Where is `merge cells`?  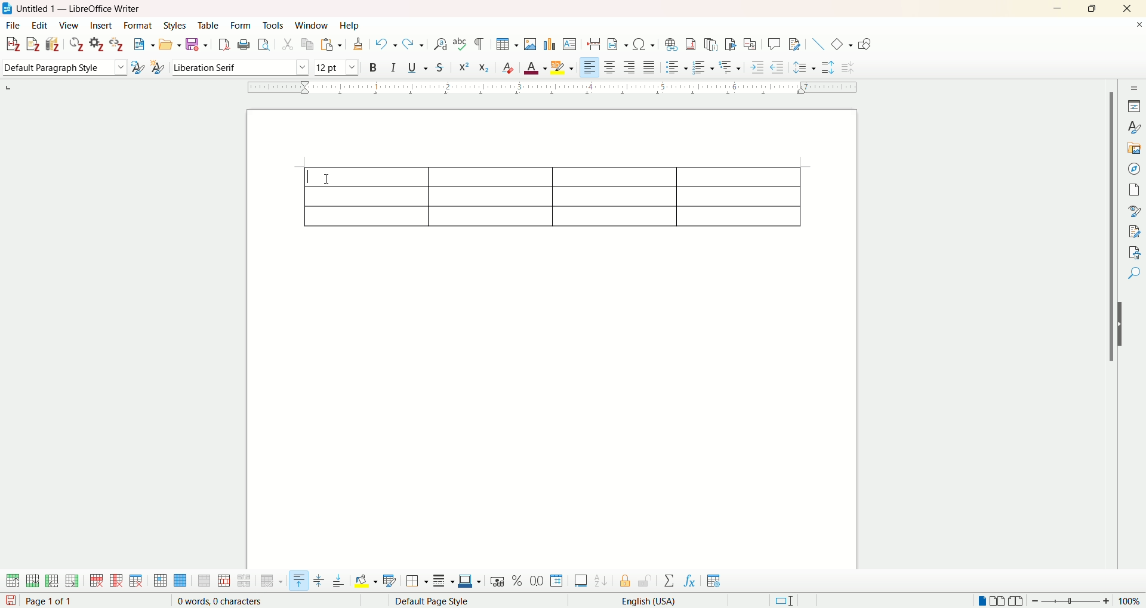
merge cells is located at coordinates (205, 583).